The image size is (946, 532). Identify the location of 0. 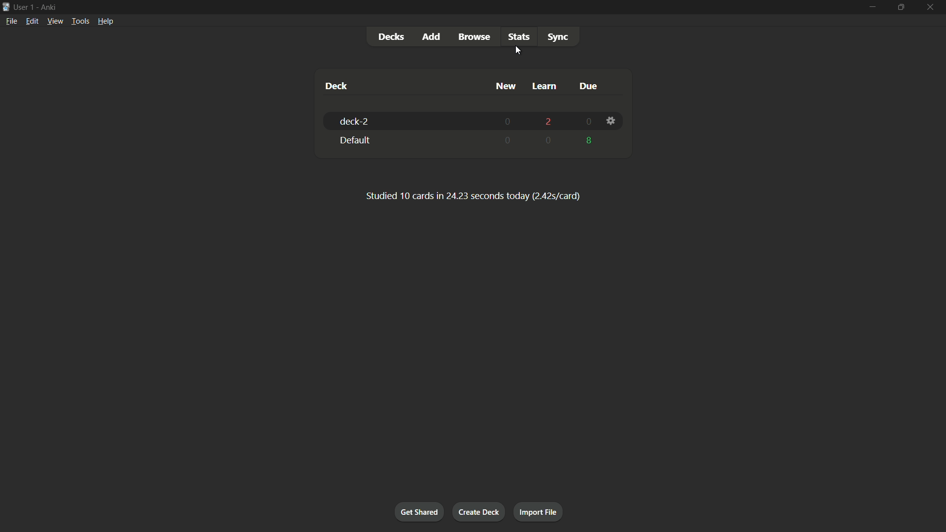
(549, 142).